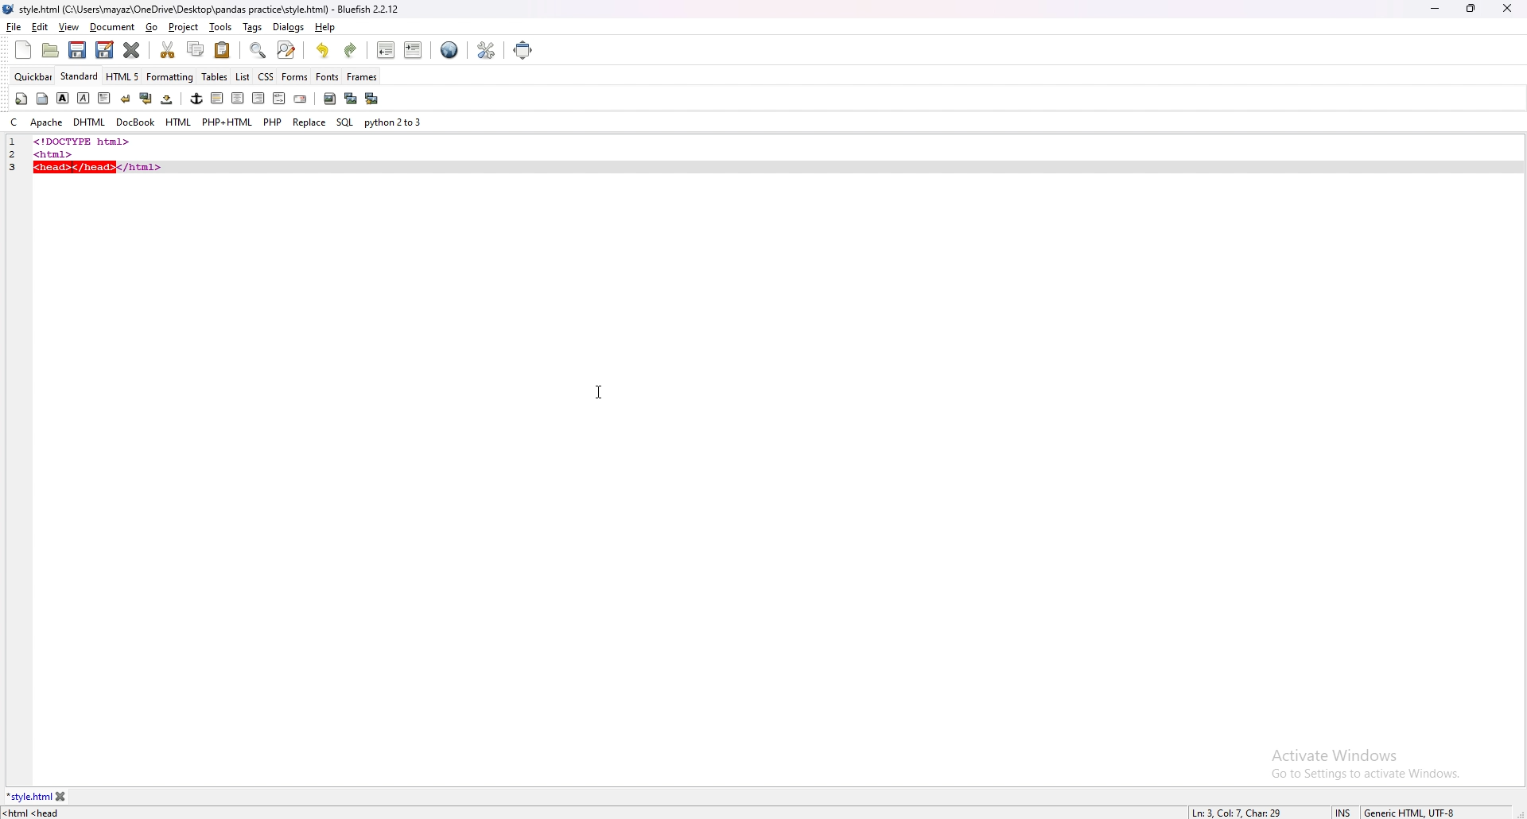  What do you see at coordinates (113, 28) in the screenshot?
I see `document` at bounding box center [113, 28].